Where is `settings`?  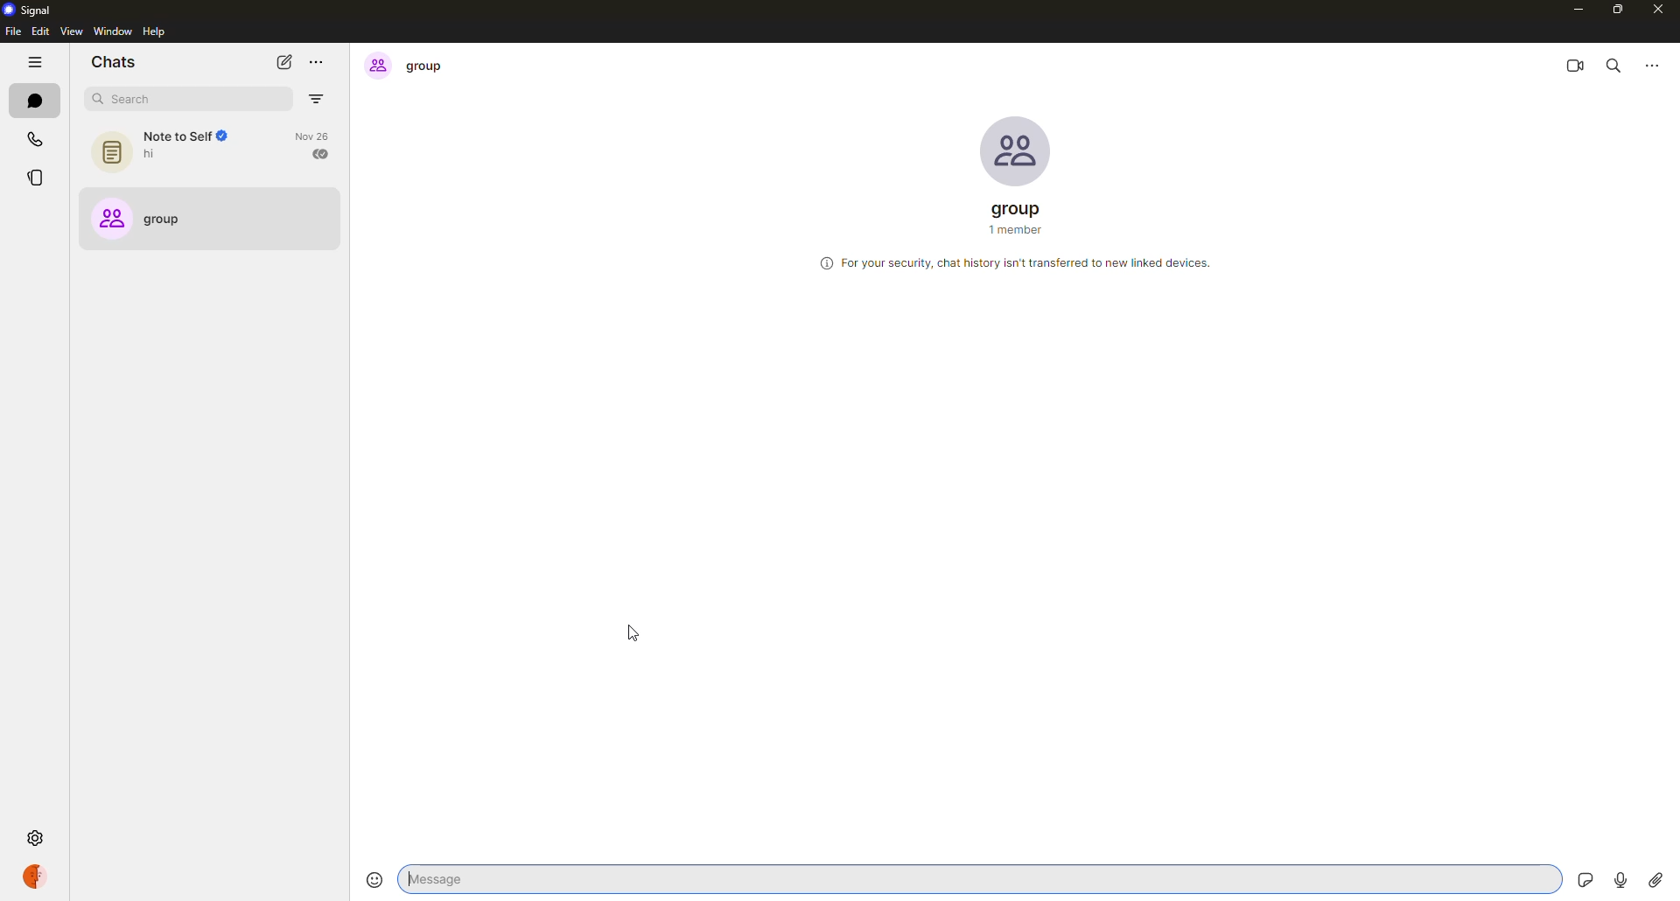 settings is located at coordinates (35, 835).